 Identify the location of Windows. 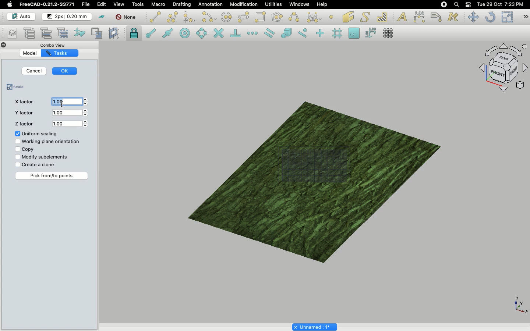
(298, 4).